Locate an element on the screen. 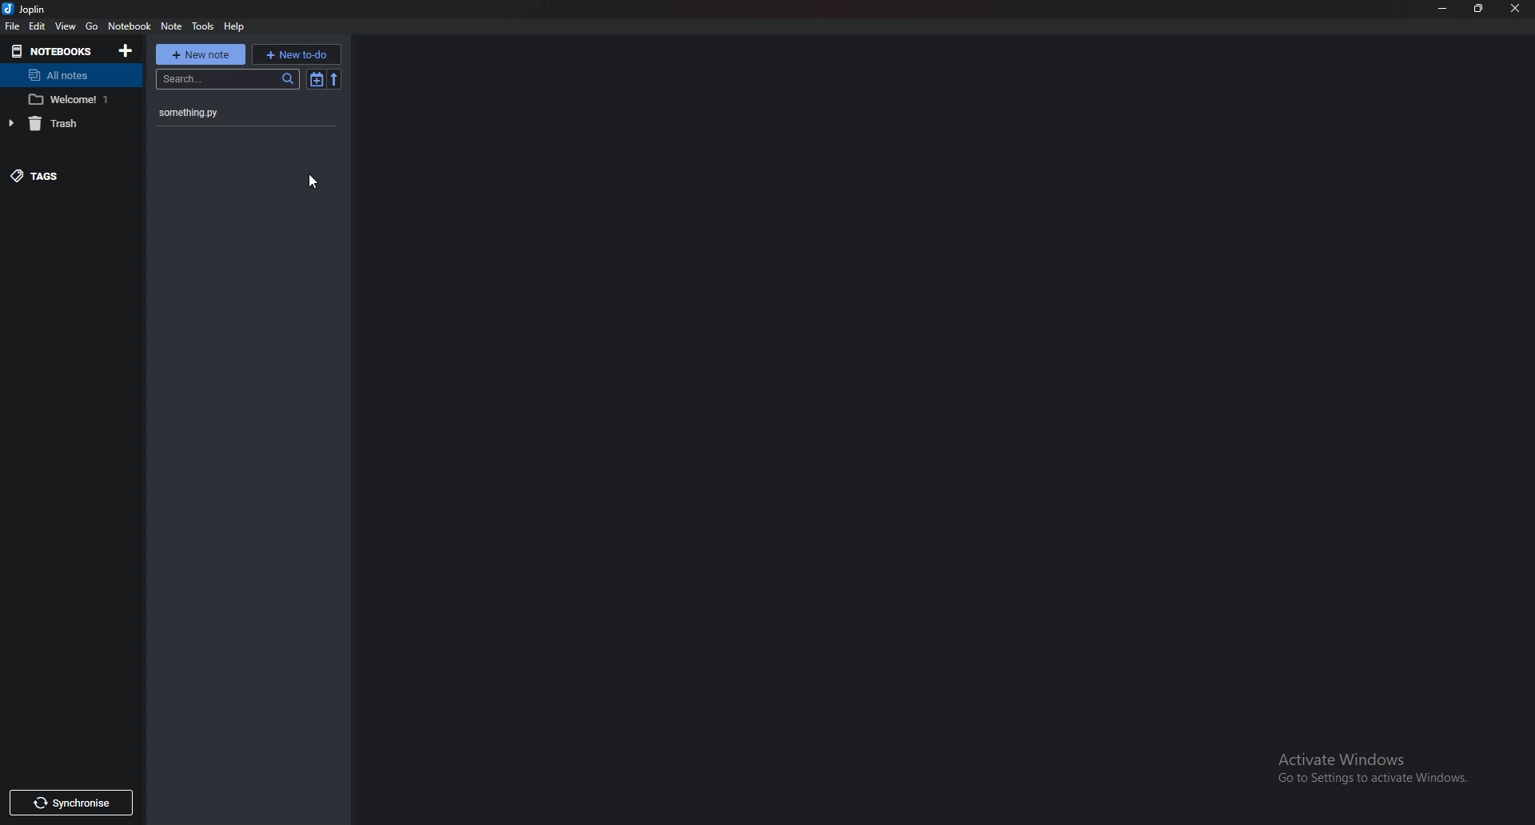 Image resolution: width=1535 pixels, height=825 pixels. something.py is located at coordinates (224, 114).